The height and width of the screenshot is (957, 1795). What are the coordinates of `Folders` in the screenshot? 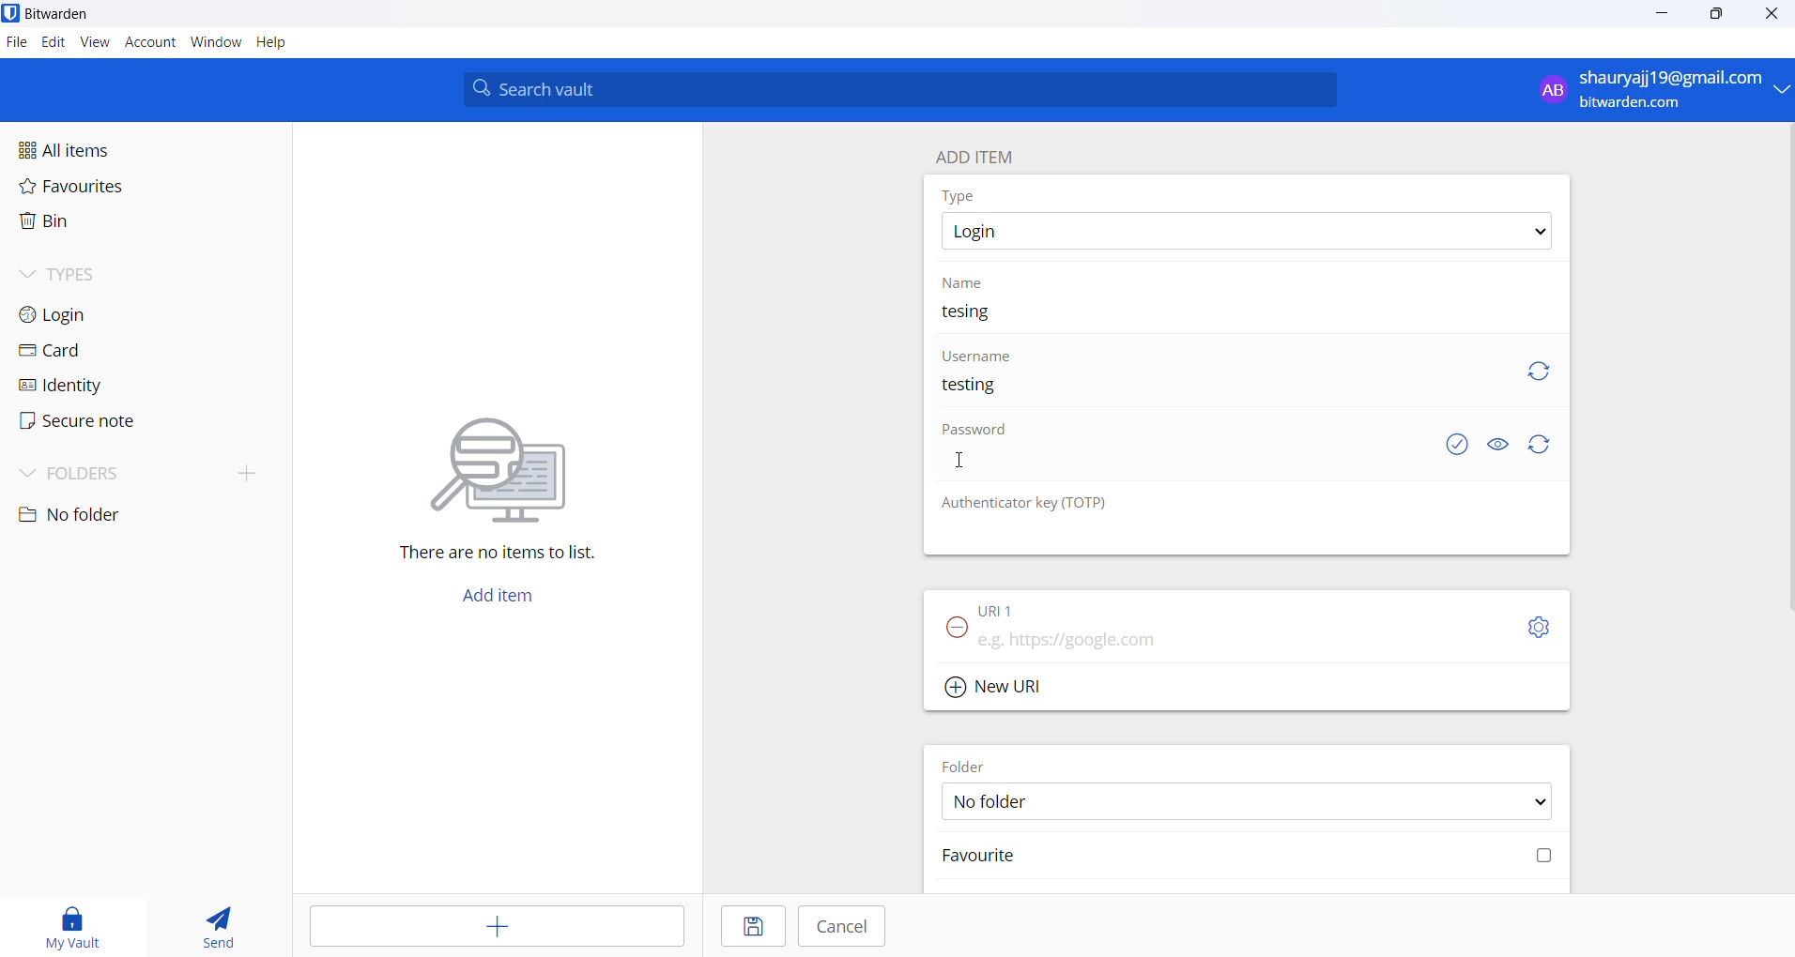 It's located at (96, 470).